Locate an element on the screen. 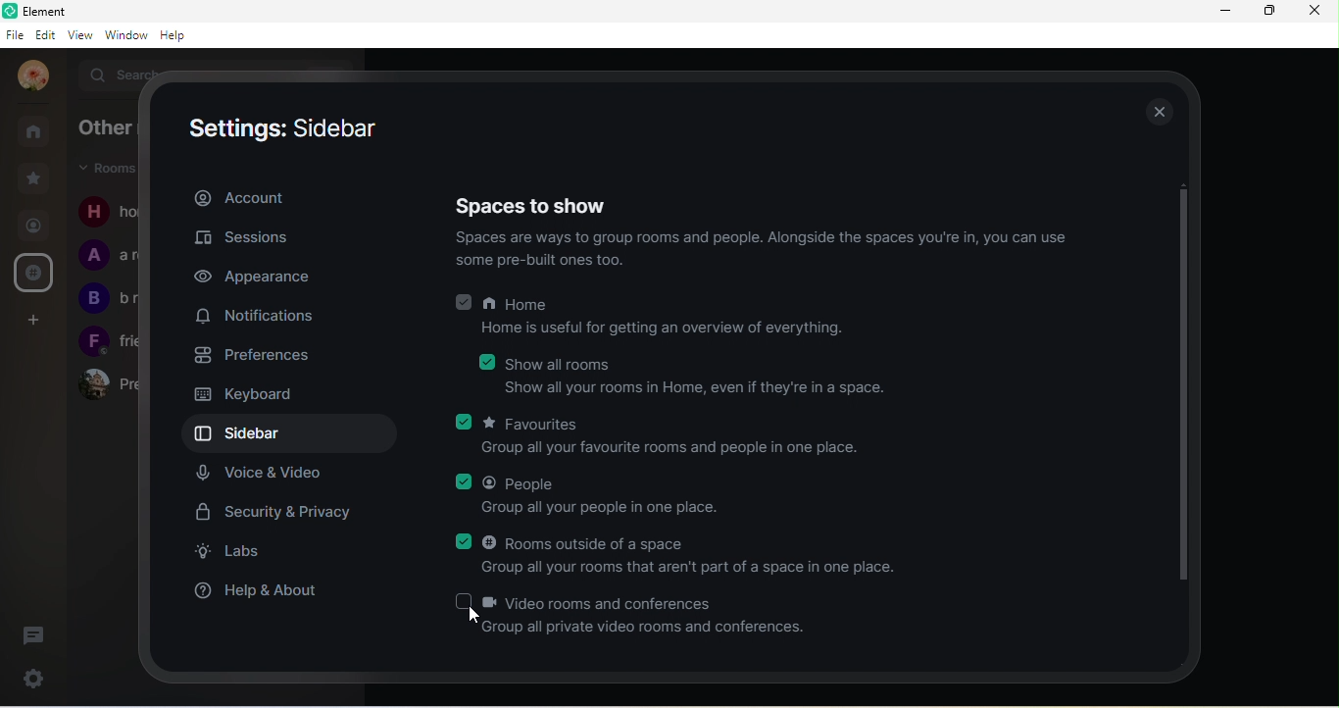 The width and height of the screenshot is (1339, 708). rooms outside of a space is located at coordinates (687, 556).